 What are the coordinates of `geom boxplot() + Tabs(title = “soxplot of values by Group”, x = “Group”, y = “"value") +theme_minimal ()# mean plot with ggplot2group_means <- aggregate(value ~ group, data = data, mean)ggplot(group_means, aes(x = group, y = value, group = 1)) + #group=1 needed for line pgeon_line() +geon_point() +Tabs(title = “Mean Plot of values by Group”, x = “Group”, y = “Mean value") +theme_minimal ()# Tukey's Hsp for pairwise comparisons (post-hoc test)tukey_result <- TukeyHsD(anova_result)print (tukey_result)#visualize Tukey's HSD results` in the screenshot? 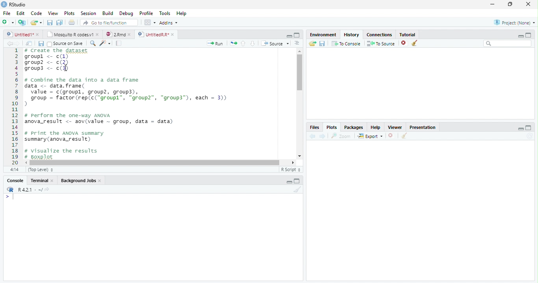 It's located at (158, 104).